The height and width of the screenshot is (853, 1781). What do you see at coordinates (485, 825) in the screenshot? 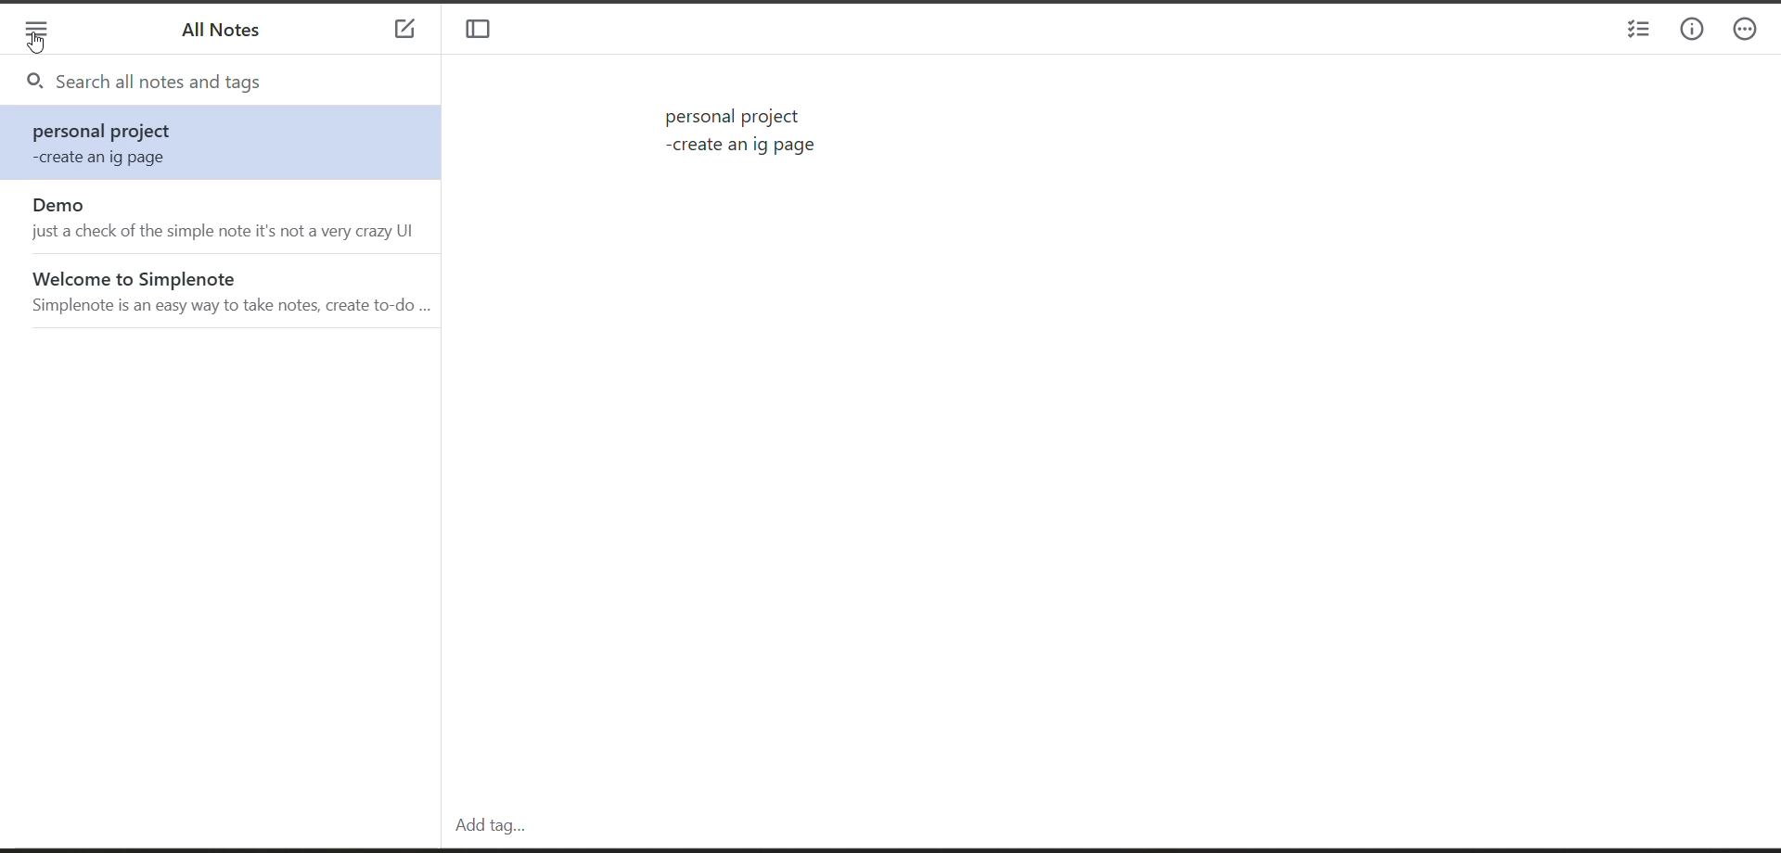
I see `add tag` at bounding box center [485, 825].